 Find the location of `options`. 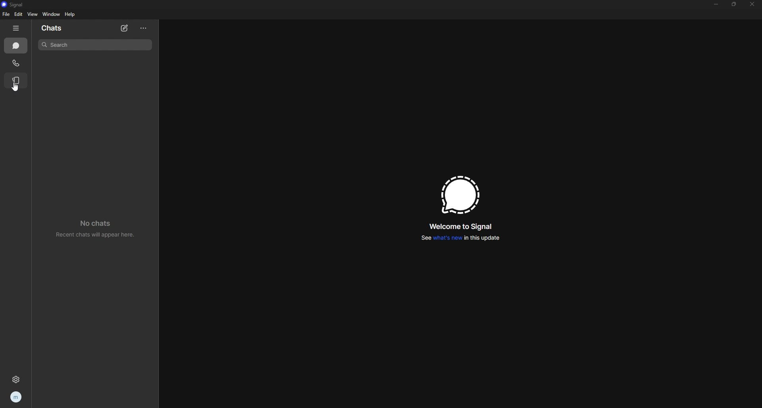

options is located at coordinates (145, 28).